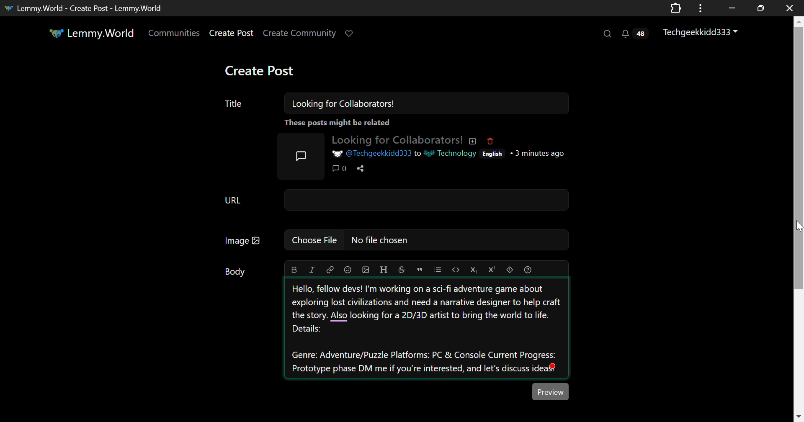  Describe the element at coordinates (312, 270) in the screenshot. I see `italic` at that location.